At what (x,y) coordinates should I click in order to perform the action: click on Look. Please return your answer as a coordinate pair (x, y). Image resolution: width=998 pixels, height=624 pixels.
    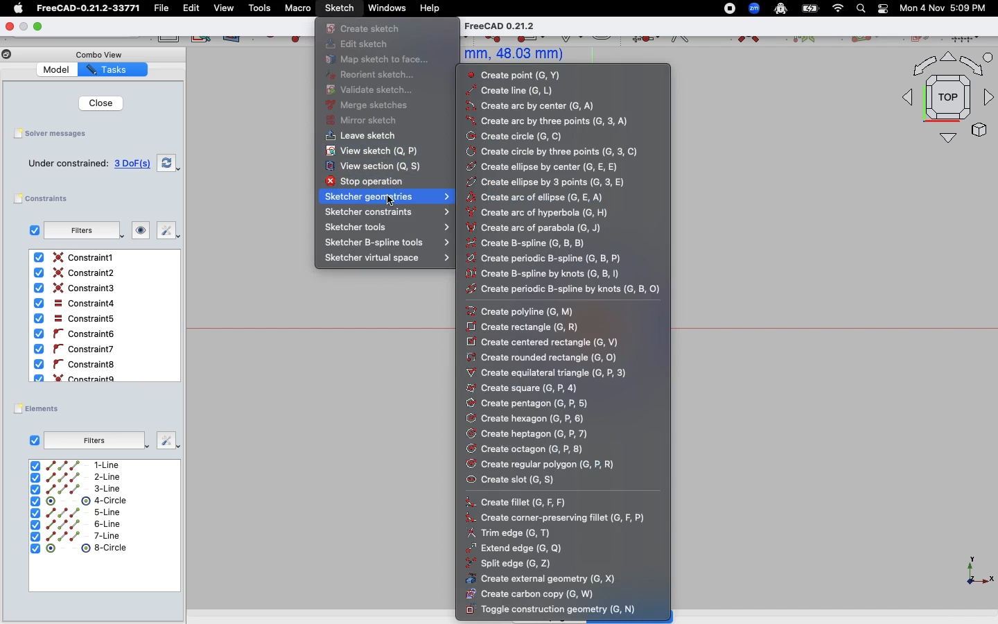
    Looking at the image, I should click on (139, 232).